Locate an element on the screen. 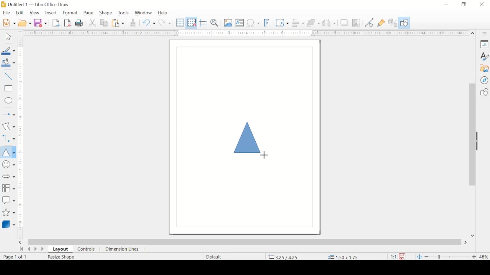  shape is located at coordinates (105, 12).